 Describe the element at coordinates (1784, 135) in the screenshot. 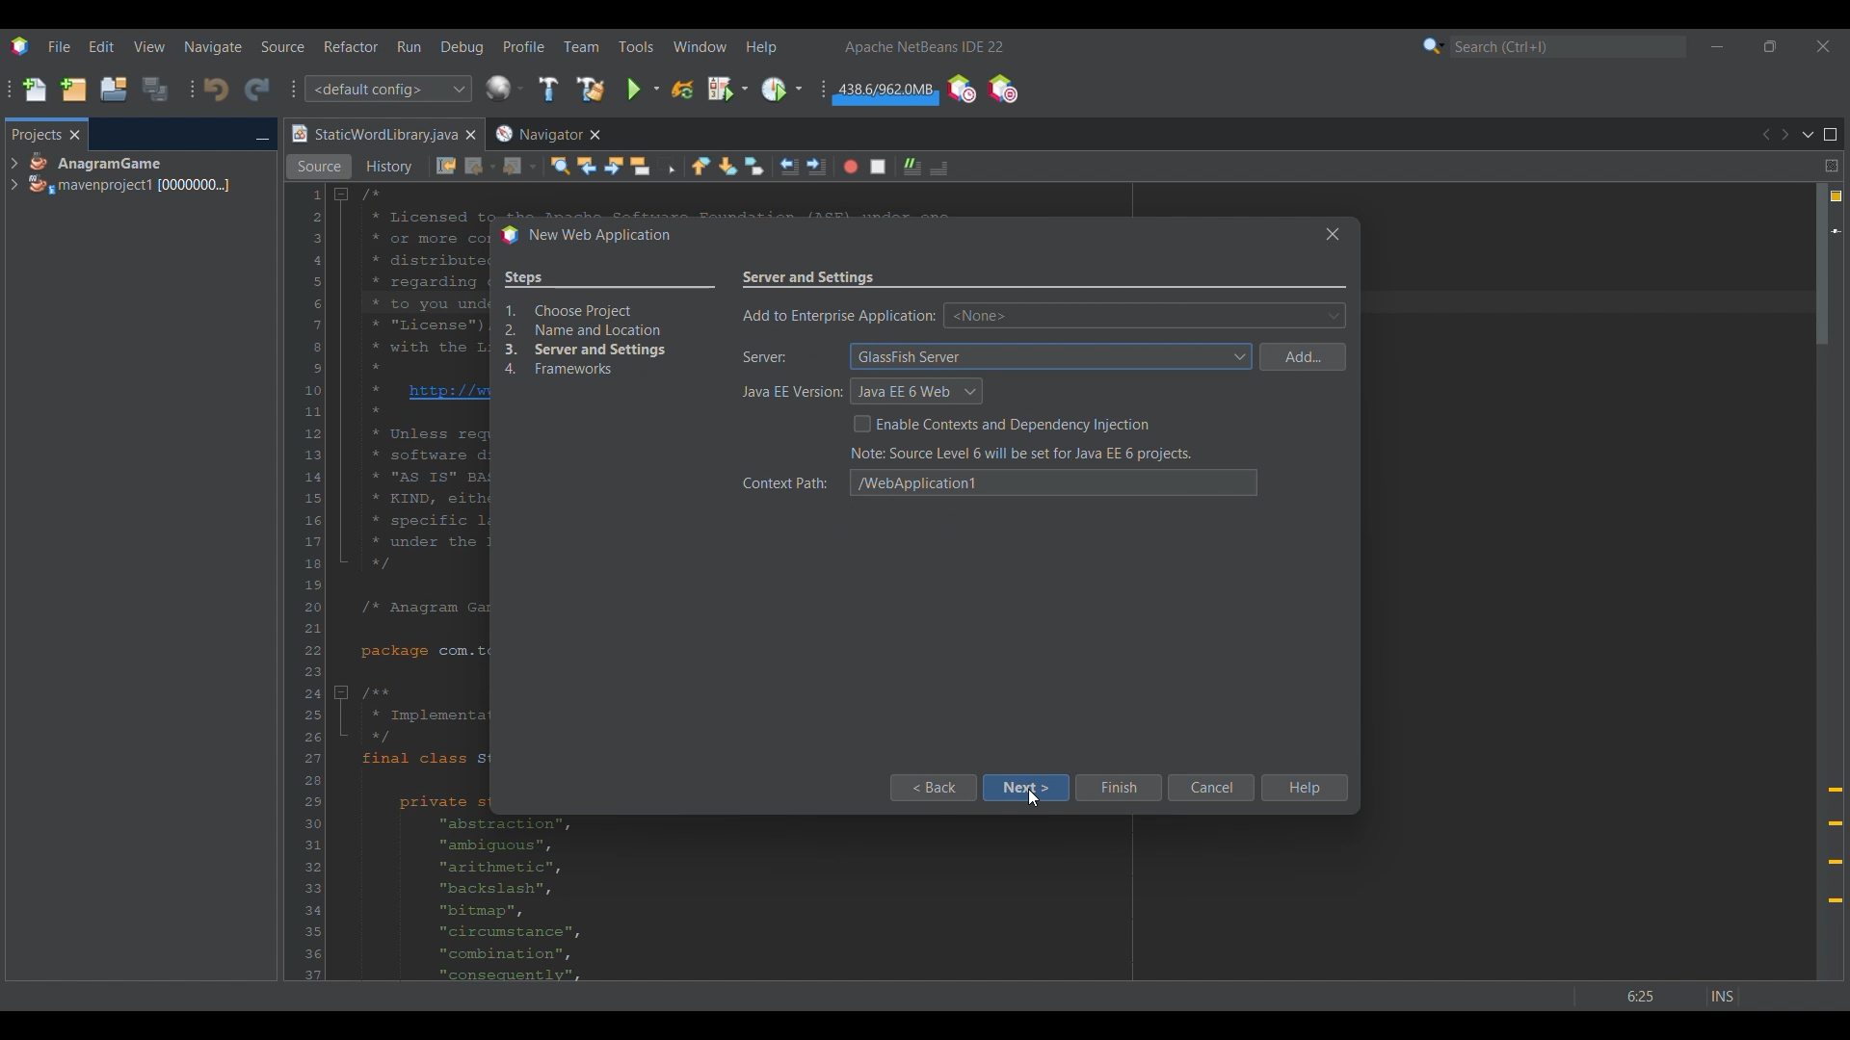

I see `Next` at that location.